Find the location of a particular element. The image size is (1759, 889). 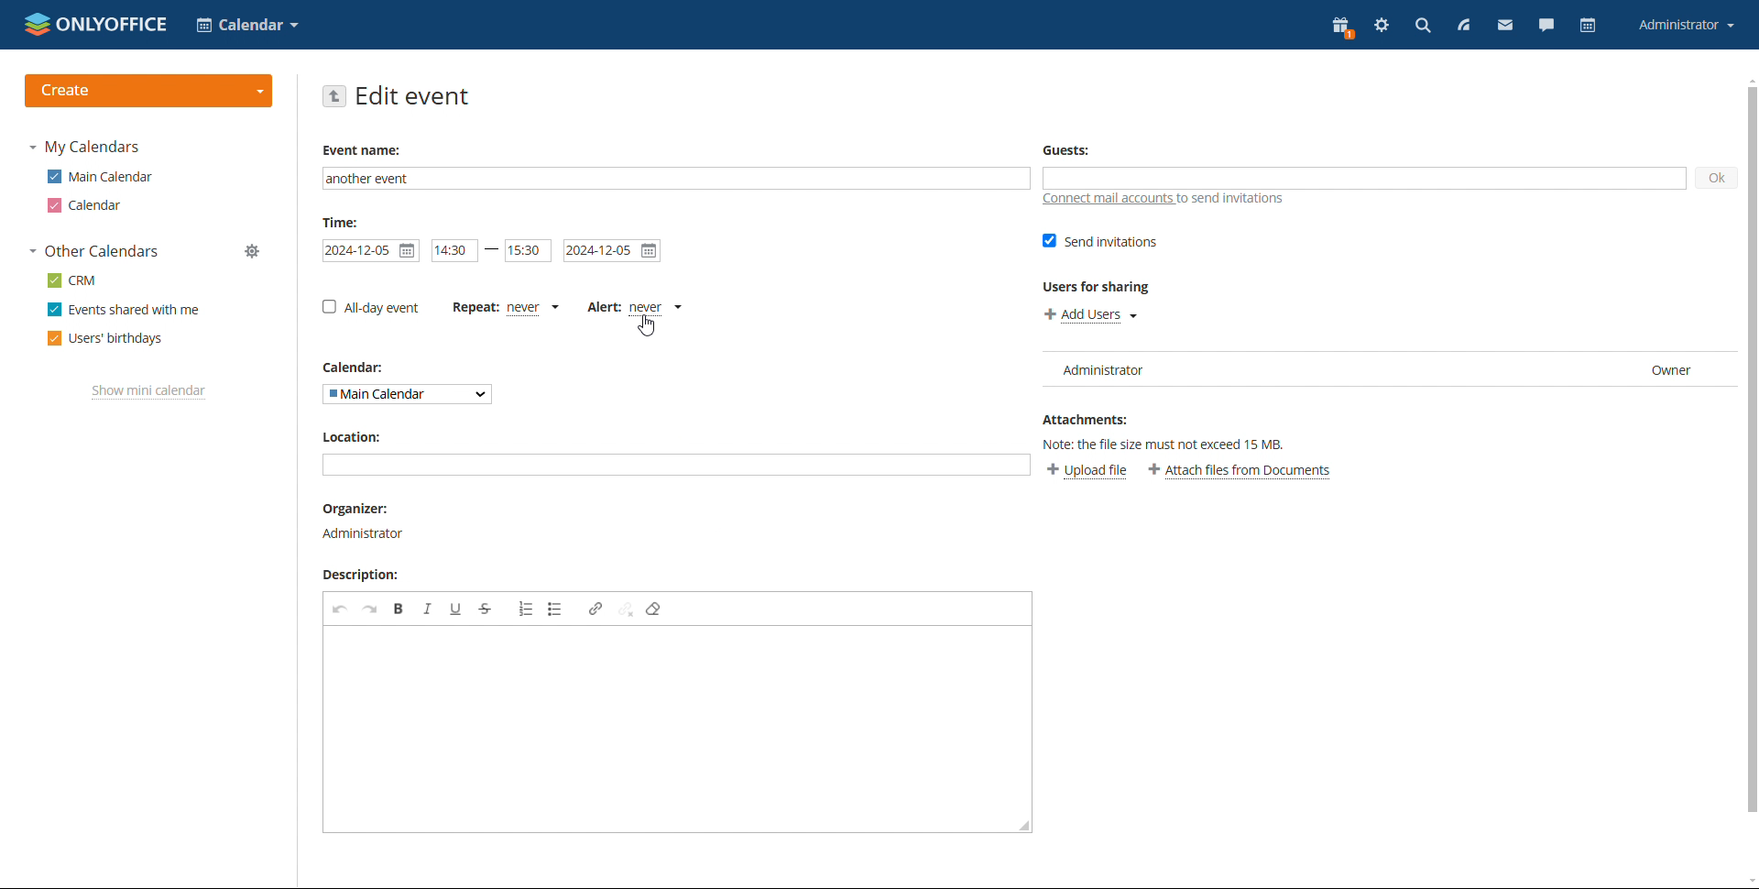

edit event is located at coordinates (413, 95).